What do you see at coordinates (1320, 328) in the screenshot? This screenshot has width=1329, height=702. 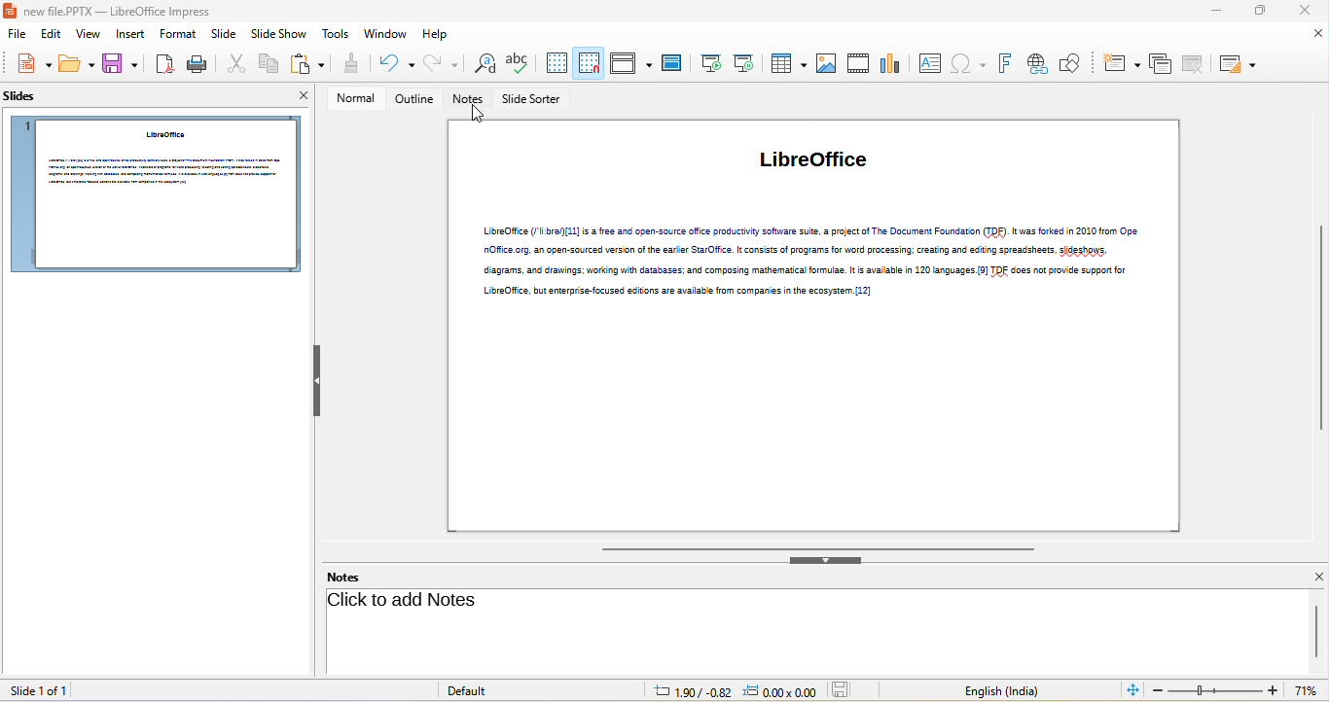 I see `vertical scroll bar` at bounding box center [1320, 328].